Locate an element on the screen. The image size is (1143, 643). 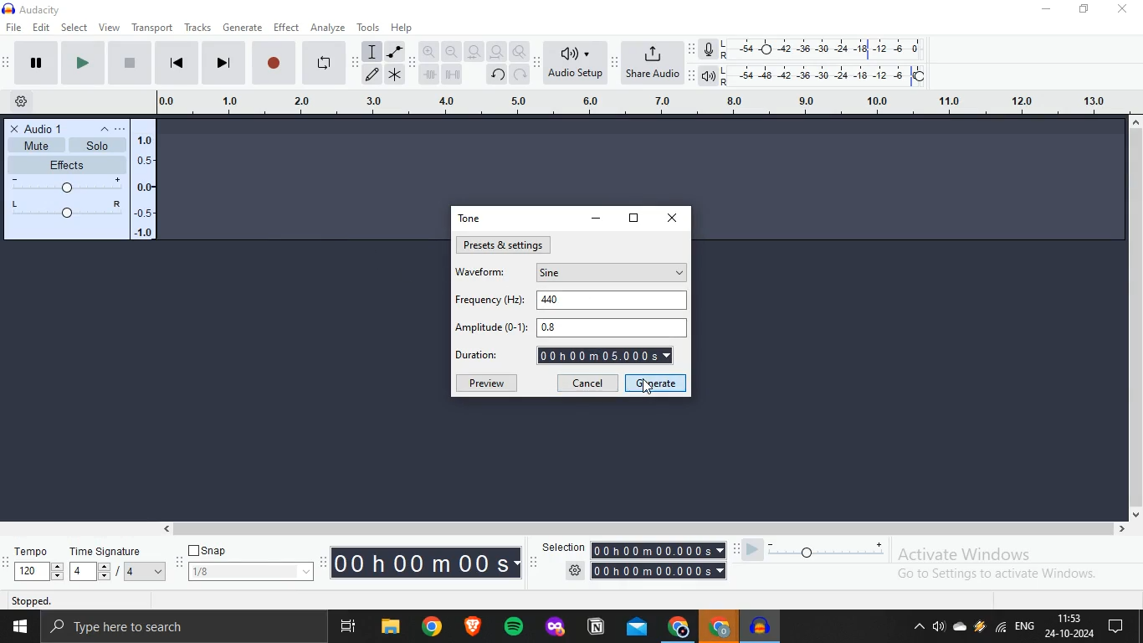
File is located at coordinates (390, 626).